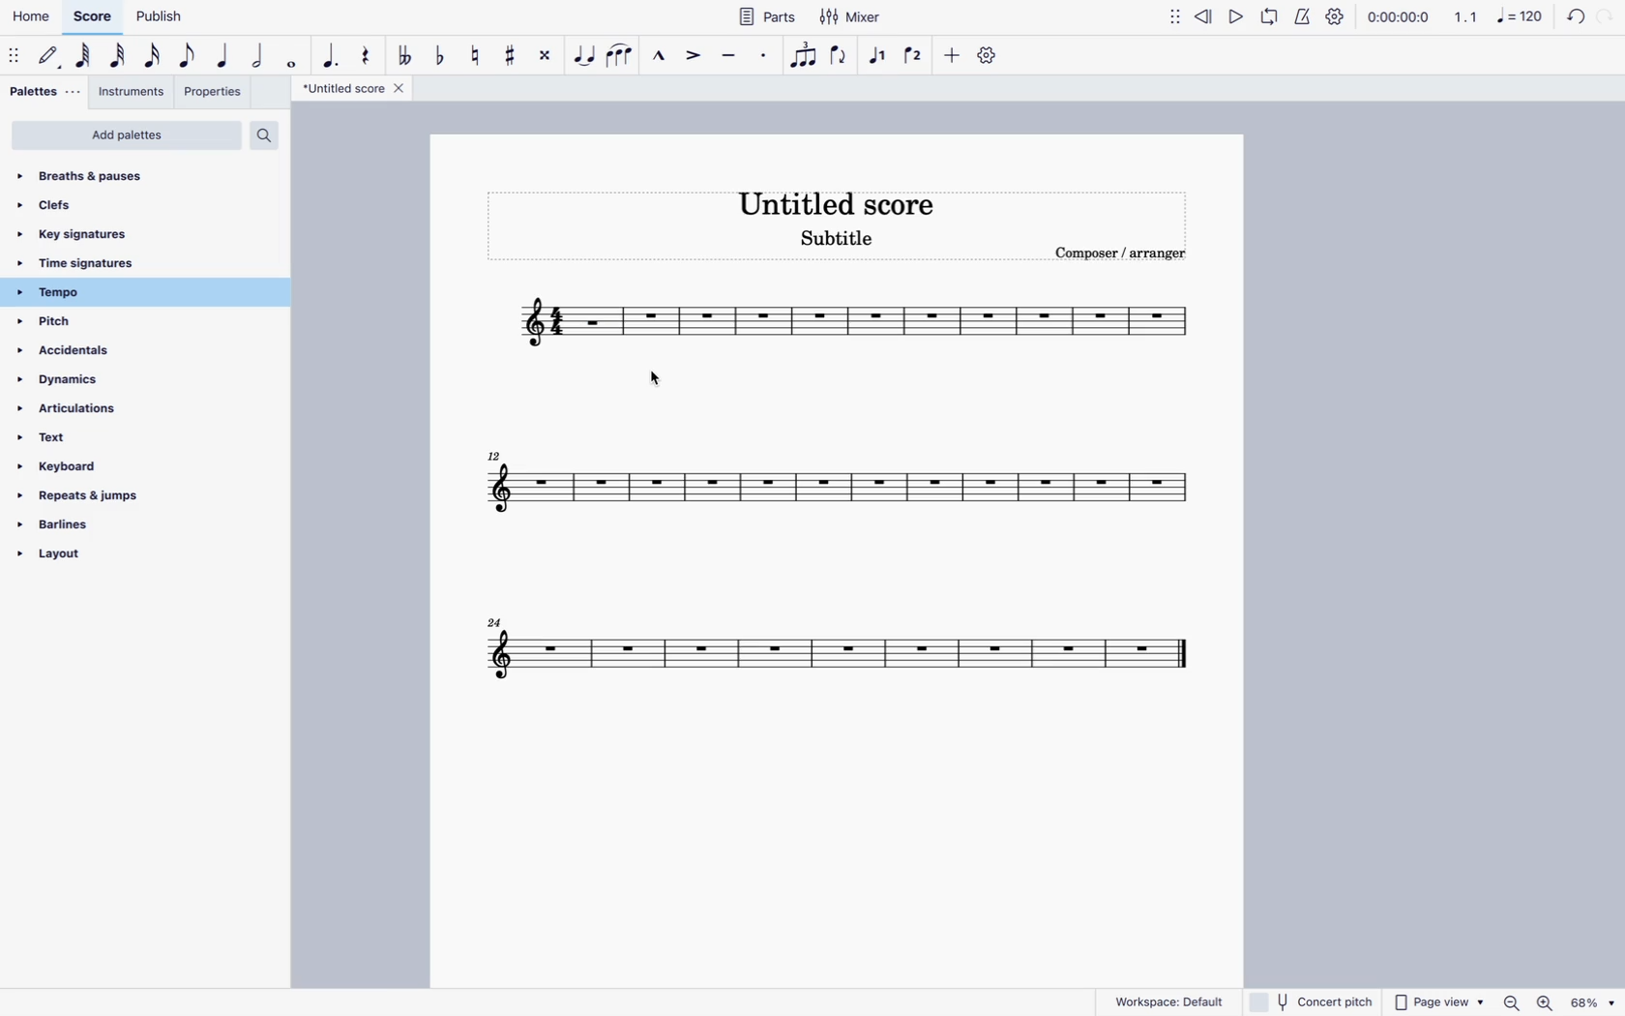  I want to click on parts, so click(758, 19).